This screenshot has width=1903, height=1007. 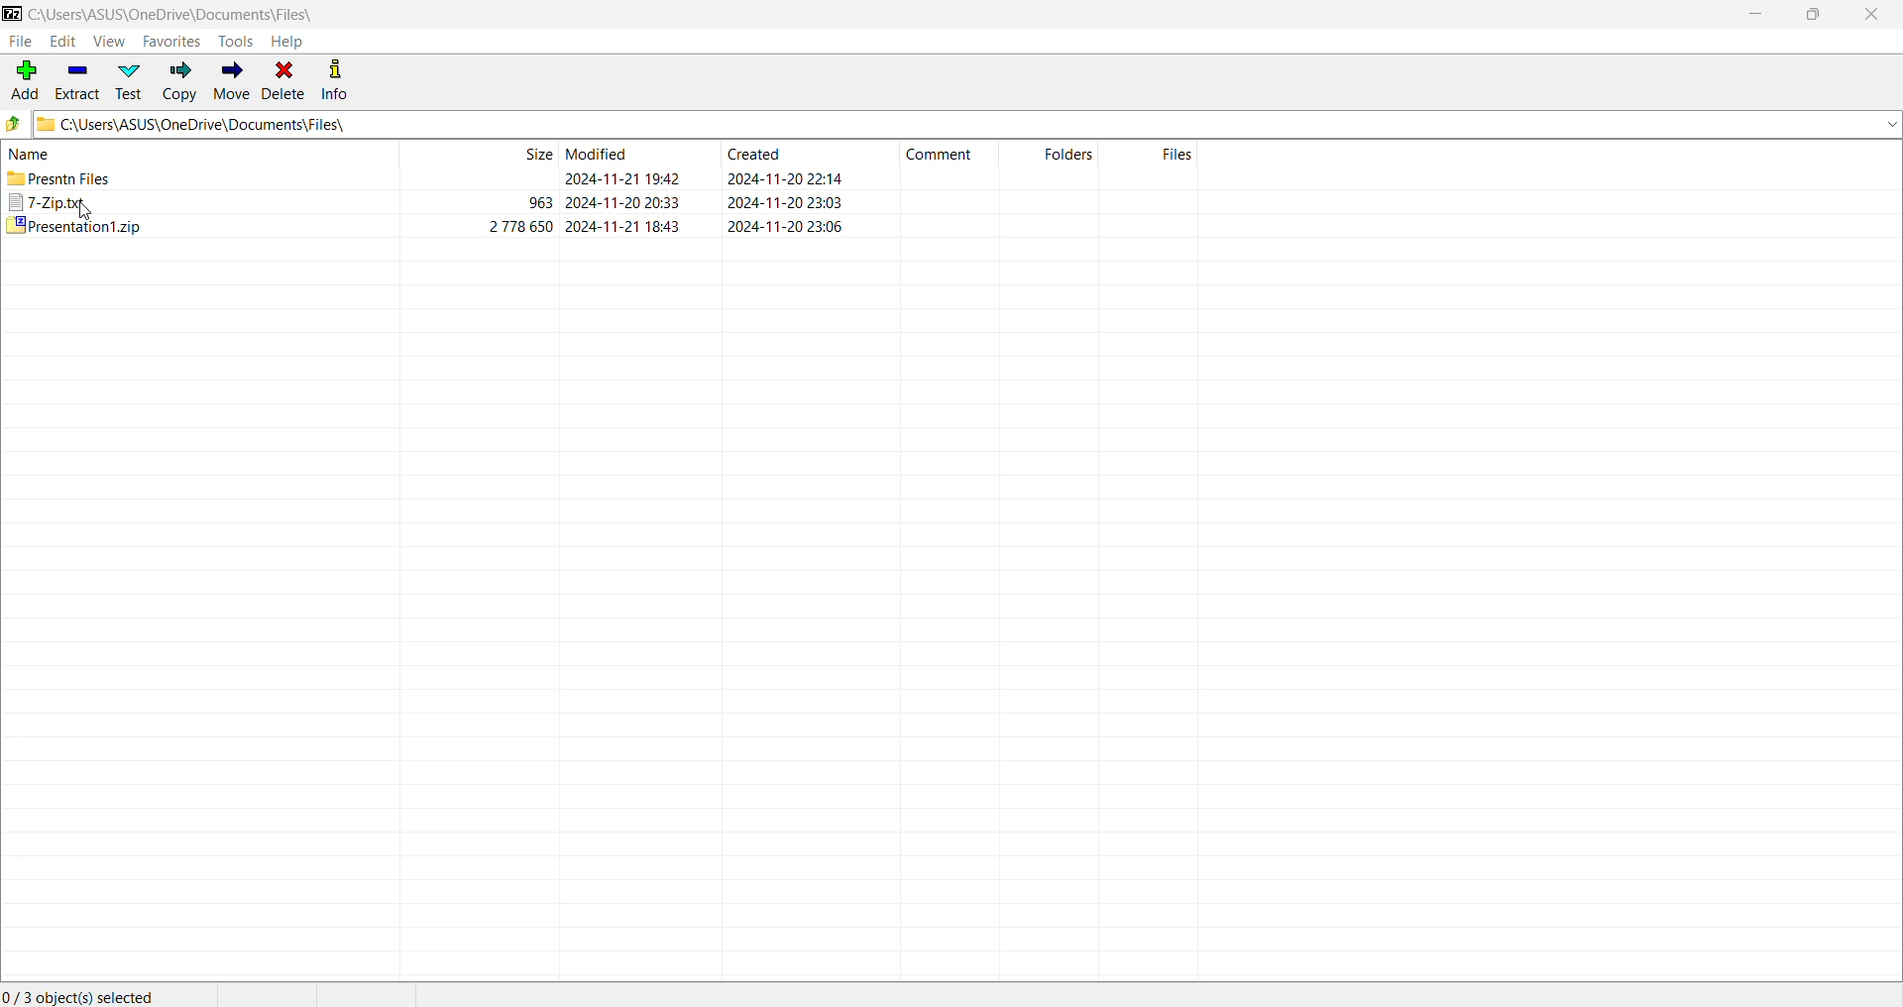 I want to click on created, so click(x=753, y=154).